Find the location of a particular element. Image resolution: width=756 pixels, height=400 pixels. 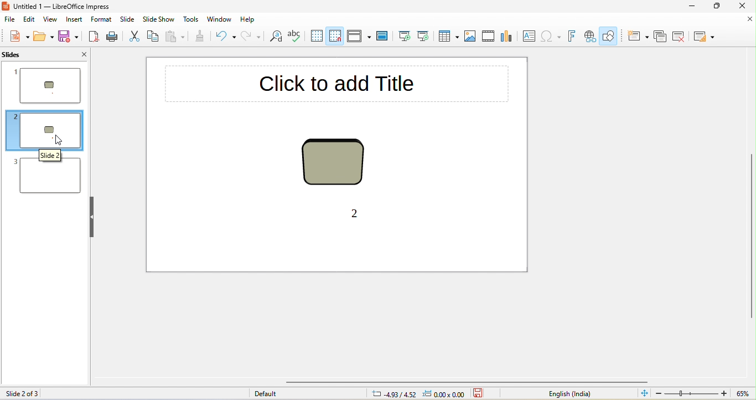

clone formatting is located at coordinates (201, 38).